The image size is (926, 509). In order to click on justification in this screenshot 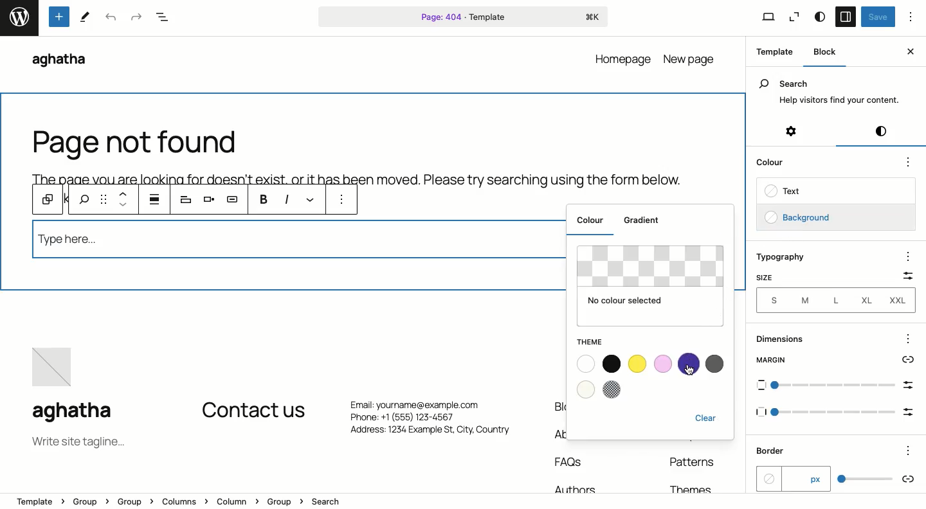, I will do `click(154, 200)`.